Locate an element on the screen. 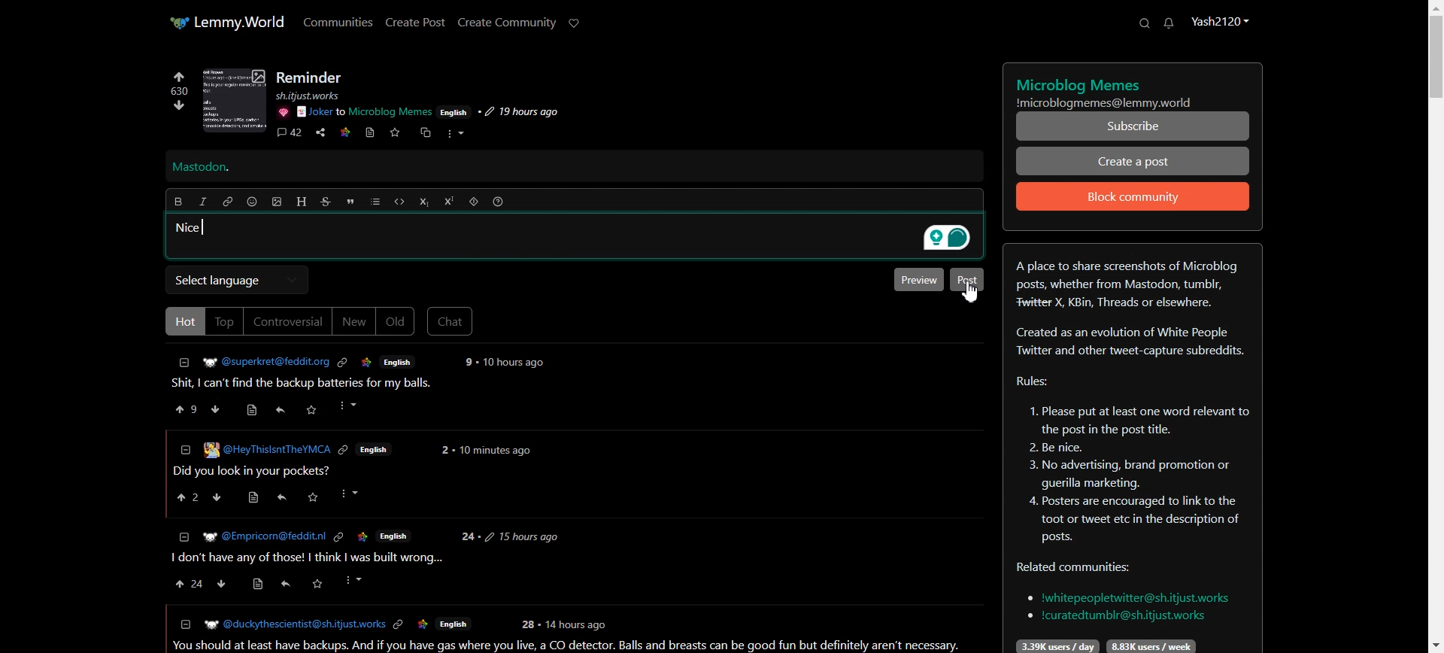 The height and width of the screenshot is (653, 1444). Comment is located at coordinates (289, 134).